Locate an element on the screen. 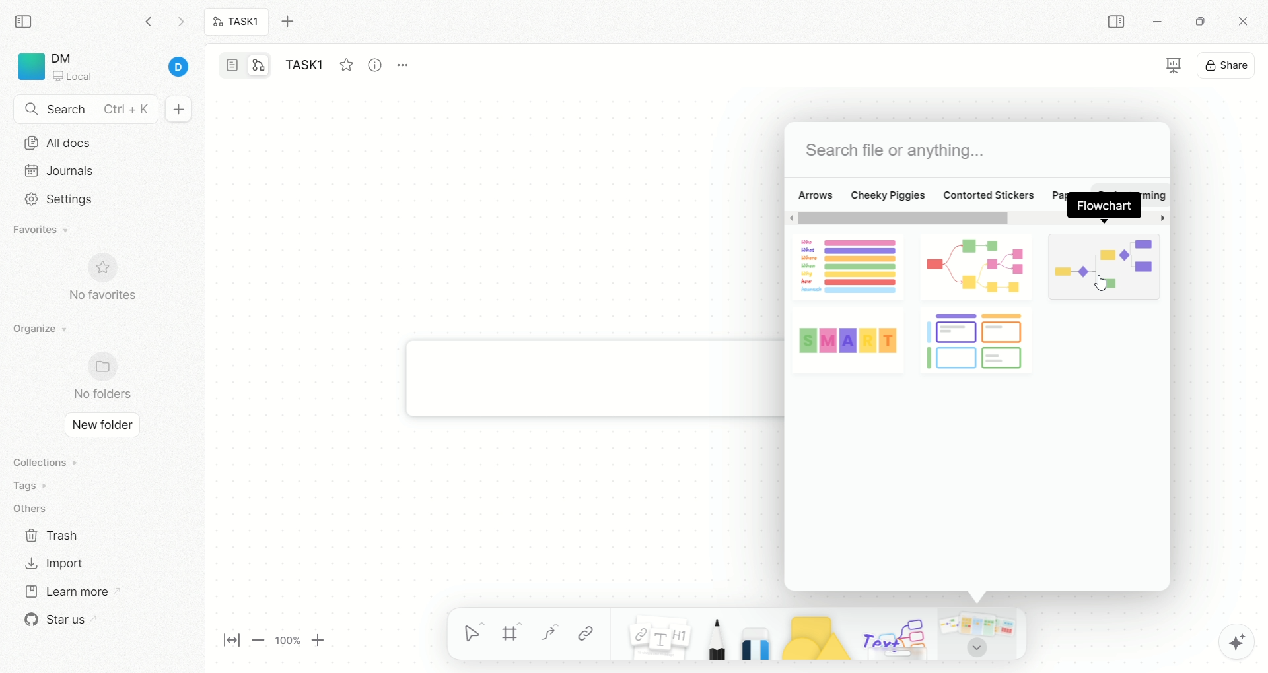  favorites is located at coordinates (345, 63).